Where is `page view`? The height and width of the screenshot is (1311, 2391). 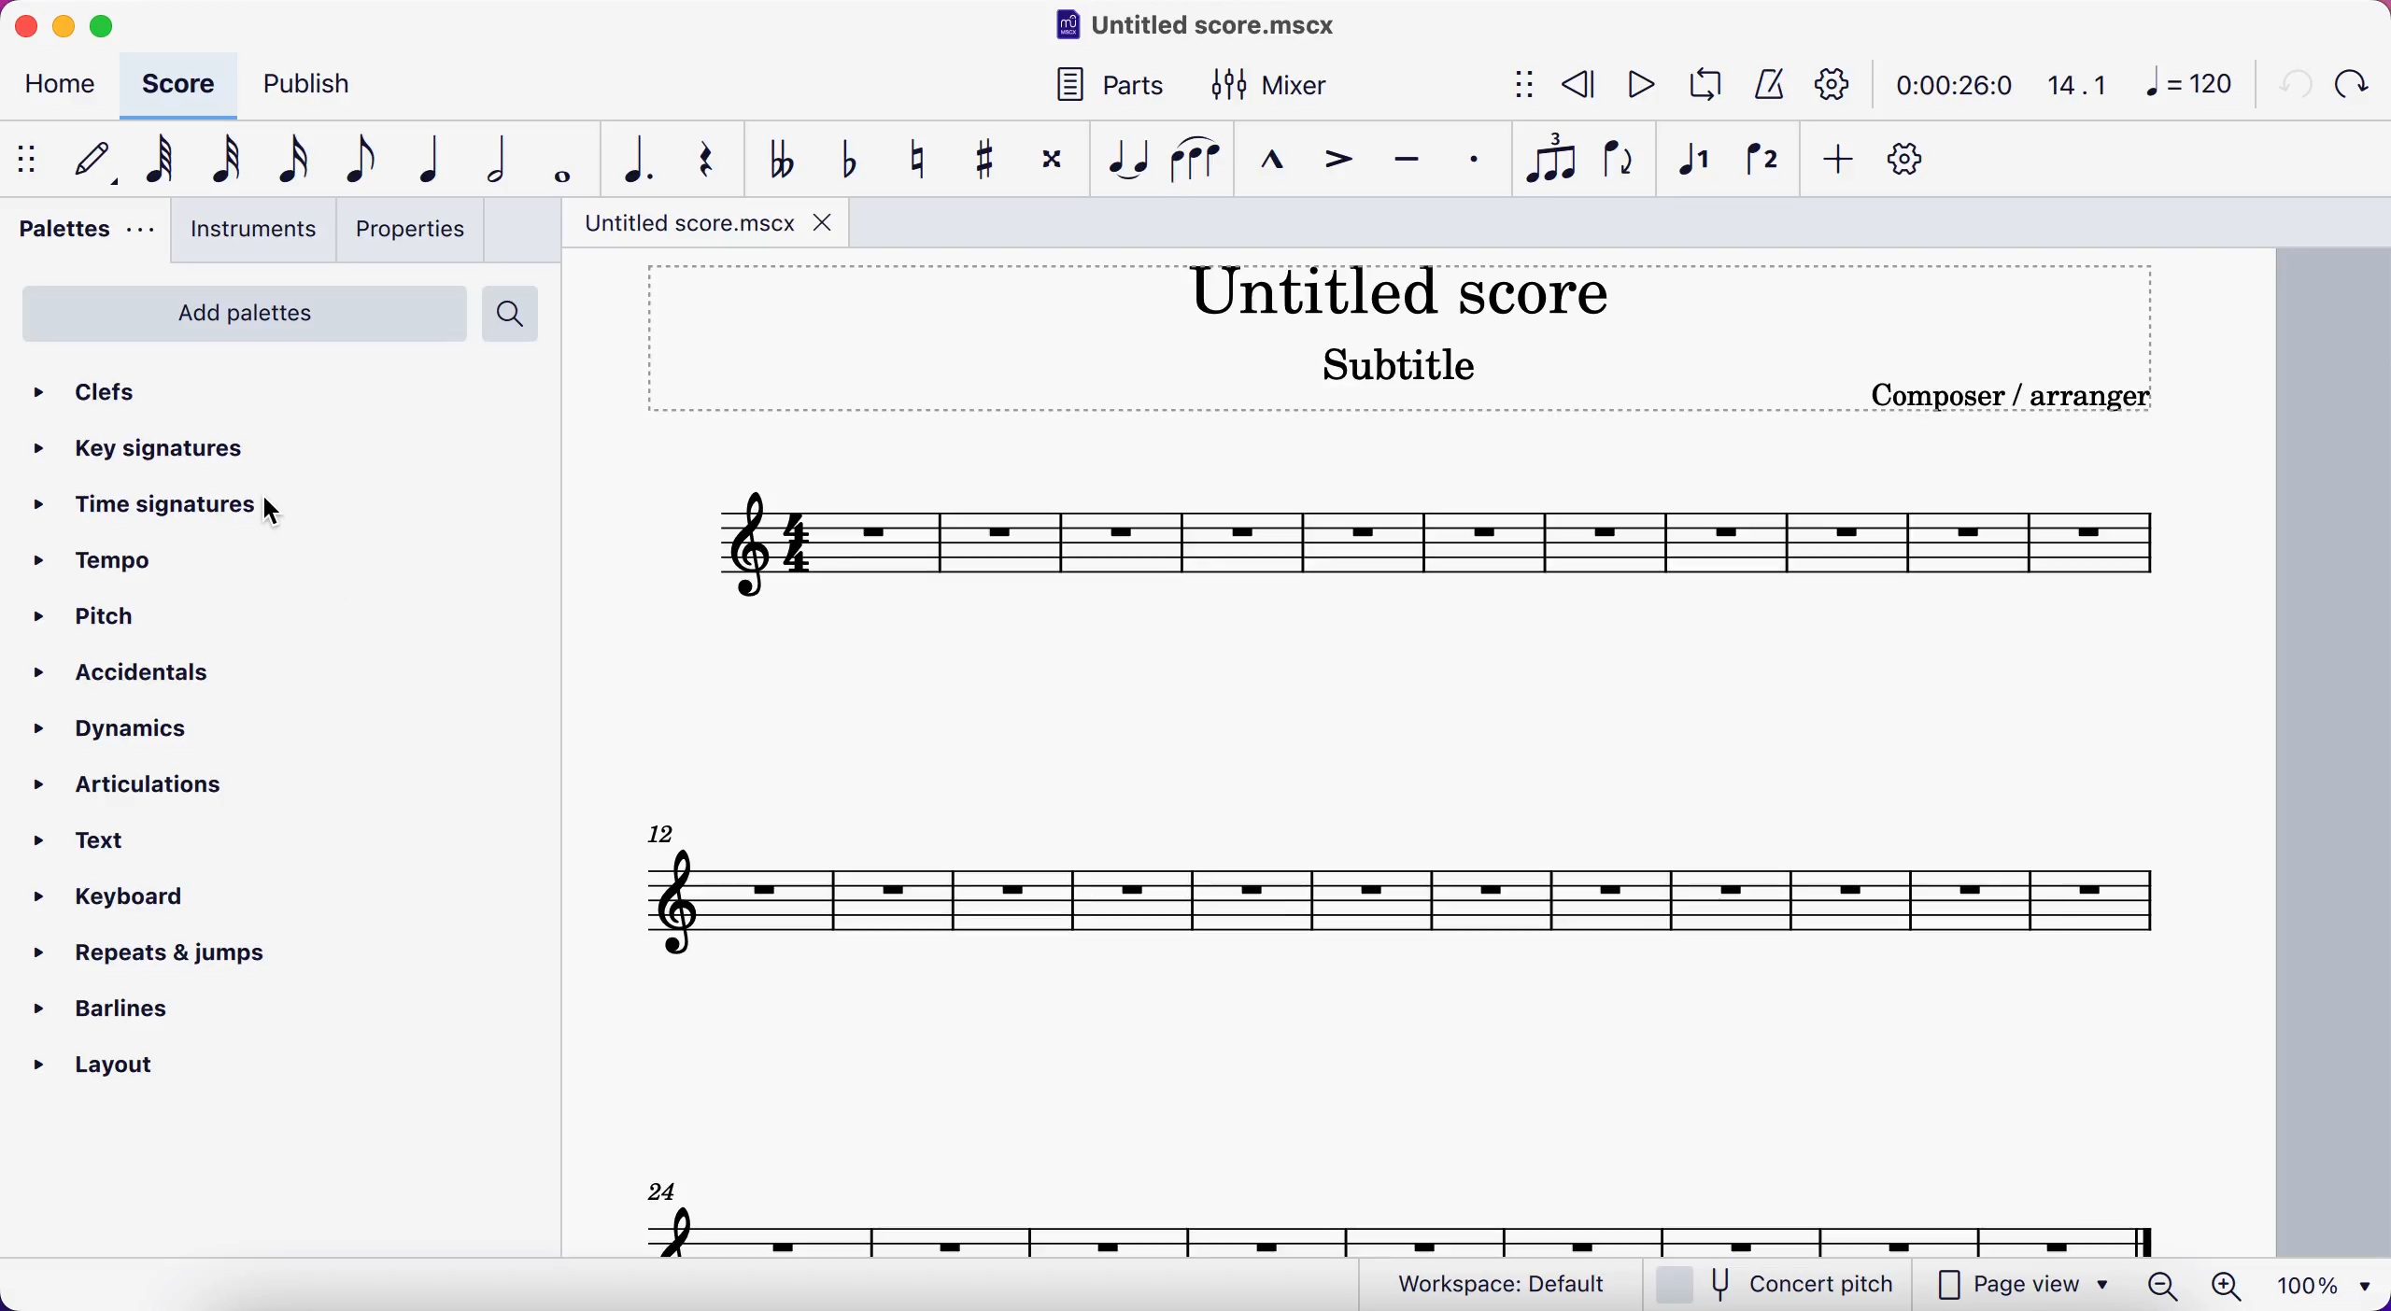
page view is located at coordinates (1958, 1284).